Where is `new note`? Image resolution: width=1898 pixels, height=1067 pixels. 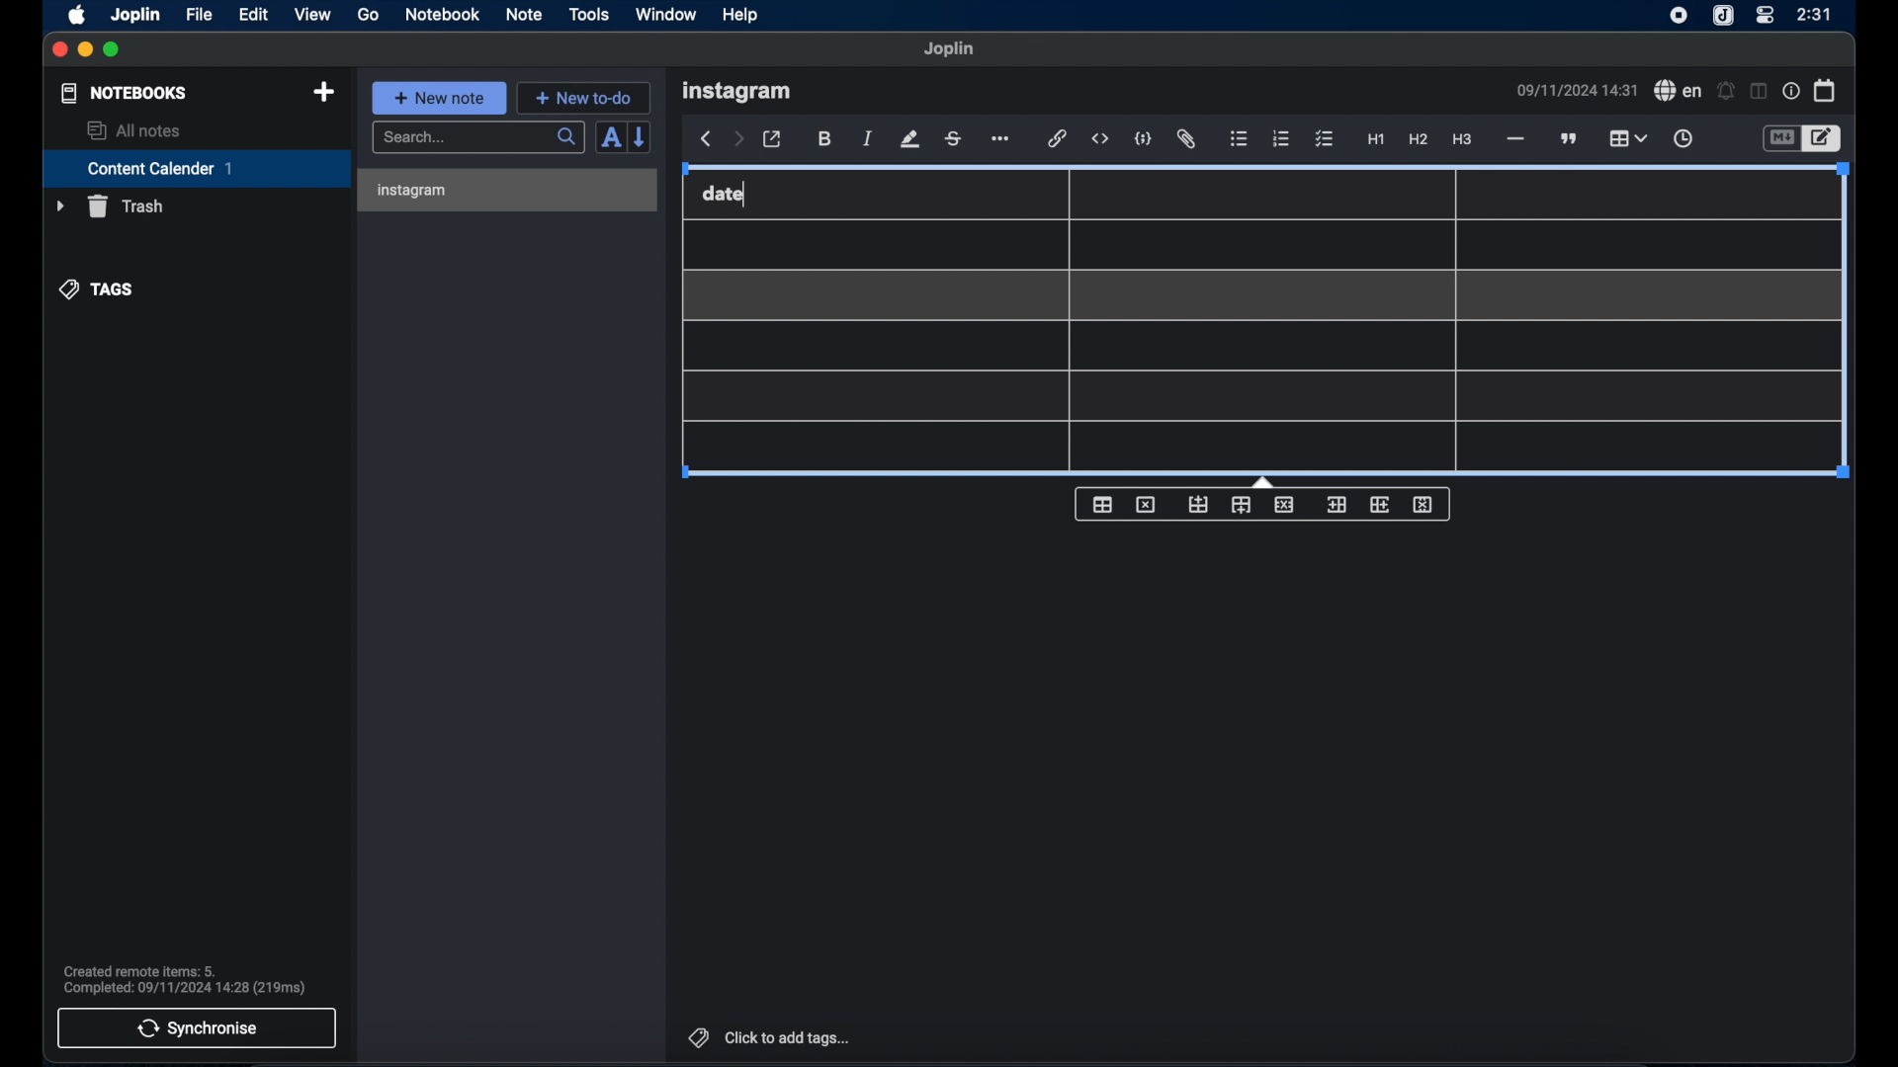 new note is located at coordinates (440, 98).